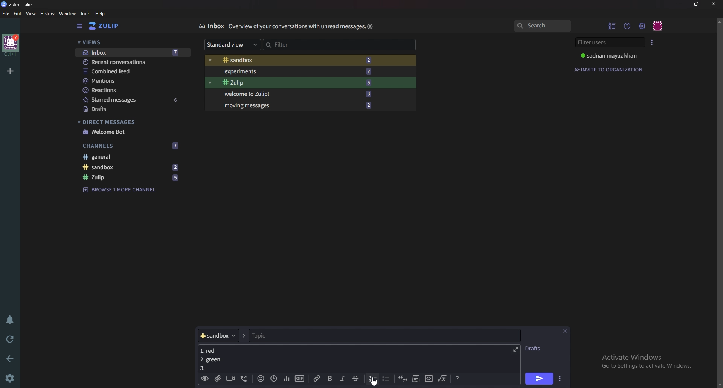  What do you see at coordinates (697, 4) in the screenshot?
I see `Resize` at bounding box center [697, 4].